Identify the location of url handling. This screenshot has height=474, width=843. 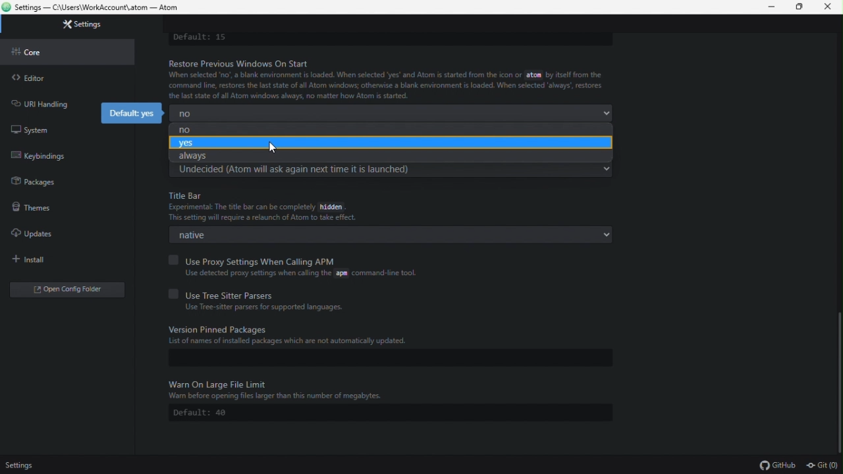
(43, 102).